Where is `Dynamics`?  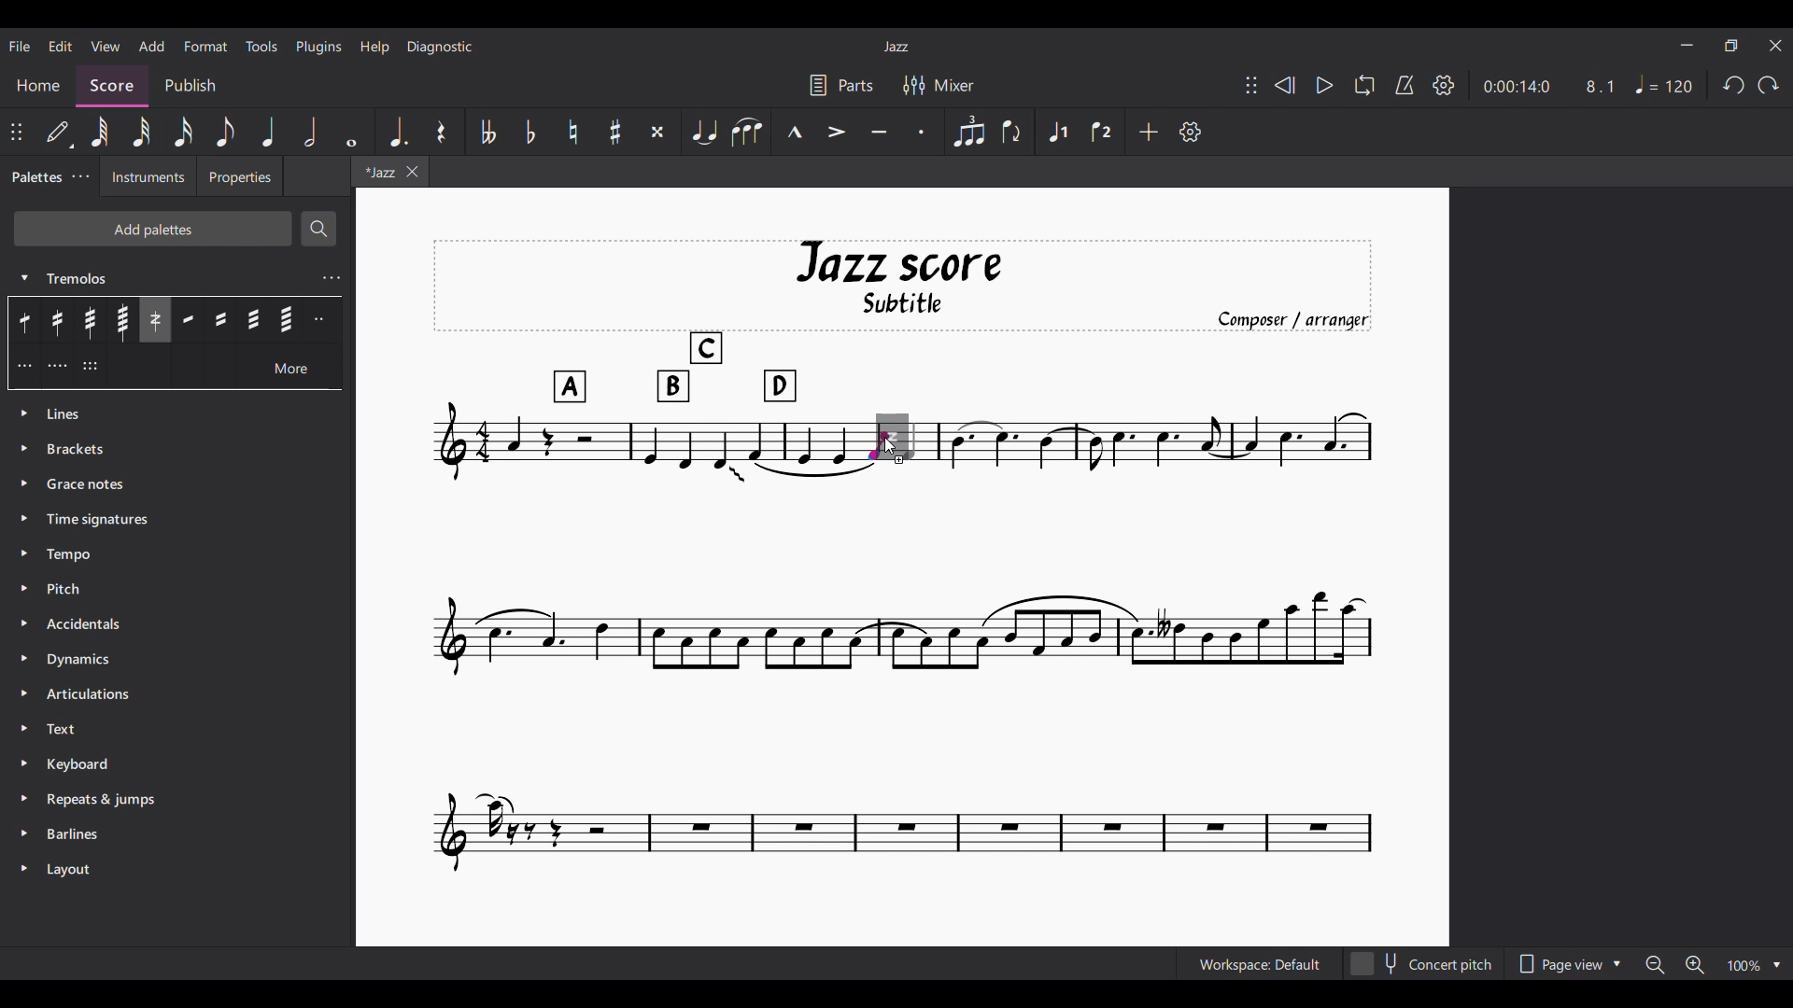
Dynamics is located at coordinates (178, 660).